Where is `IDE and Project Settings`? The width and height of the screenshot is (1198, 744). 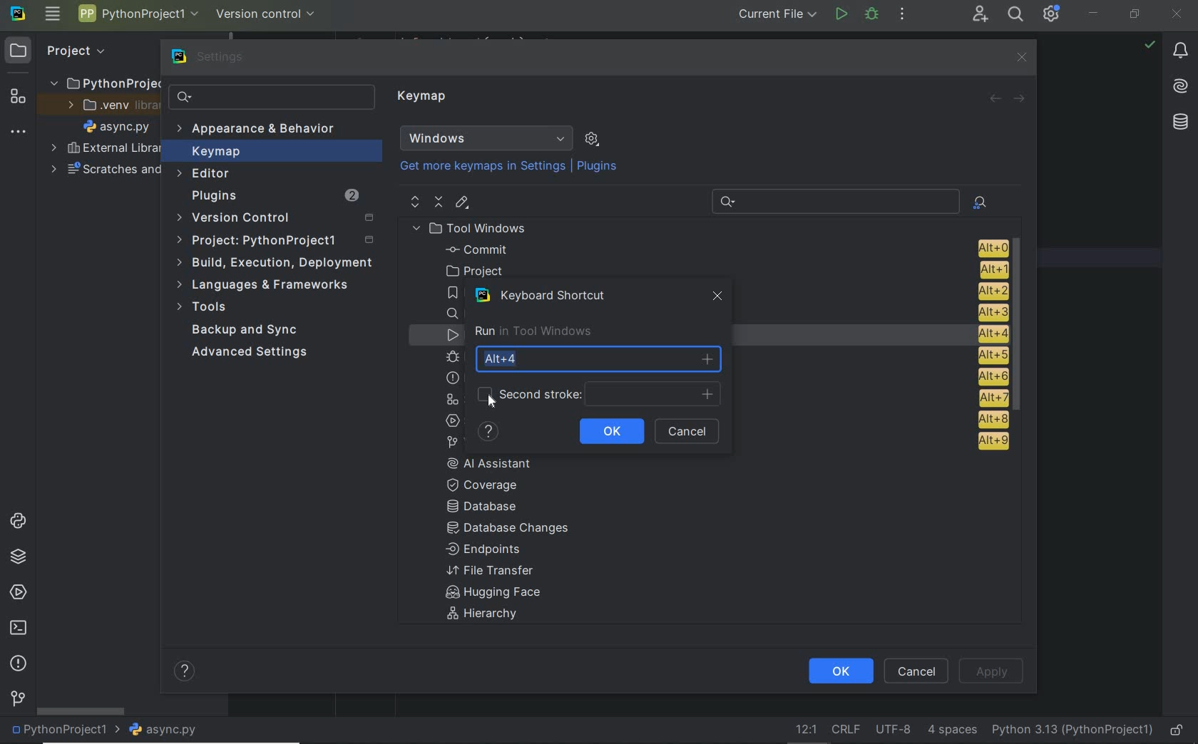
IDE and Project Settings is located at coordinates (1052, 14).